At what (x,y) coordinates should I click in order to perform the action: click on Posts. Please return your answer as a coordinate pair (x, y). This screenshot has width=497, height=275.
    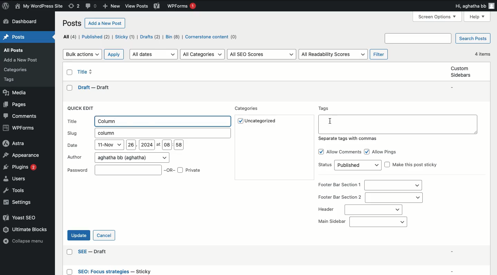
    Looking at the image, I should click on (71, 24).